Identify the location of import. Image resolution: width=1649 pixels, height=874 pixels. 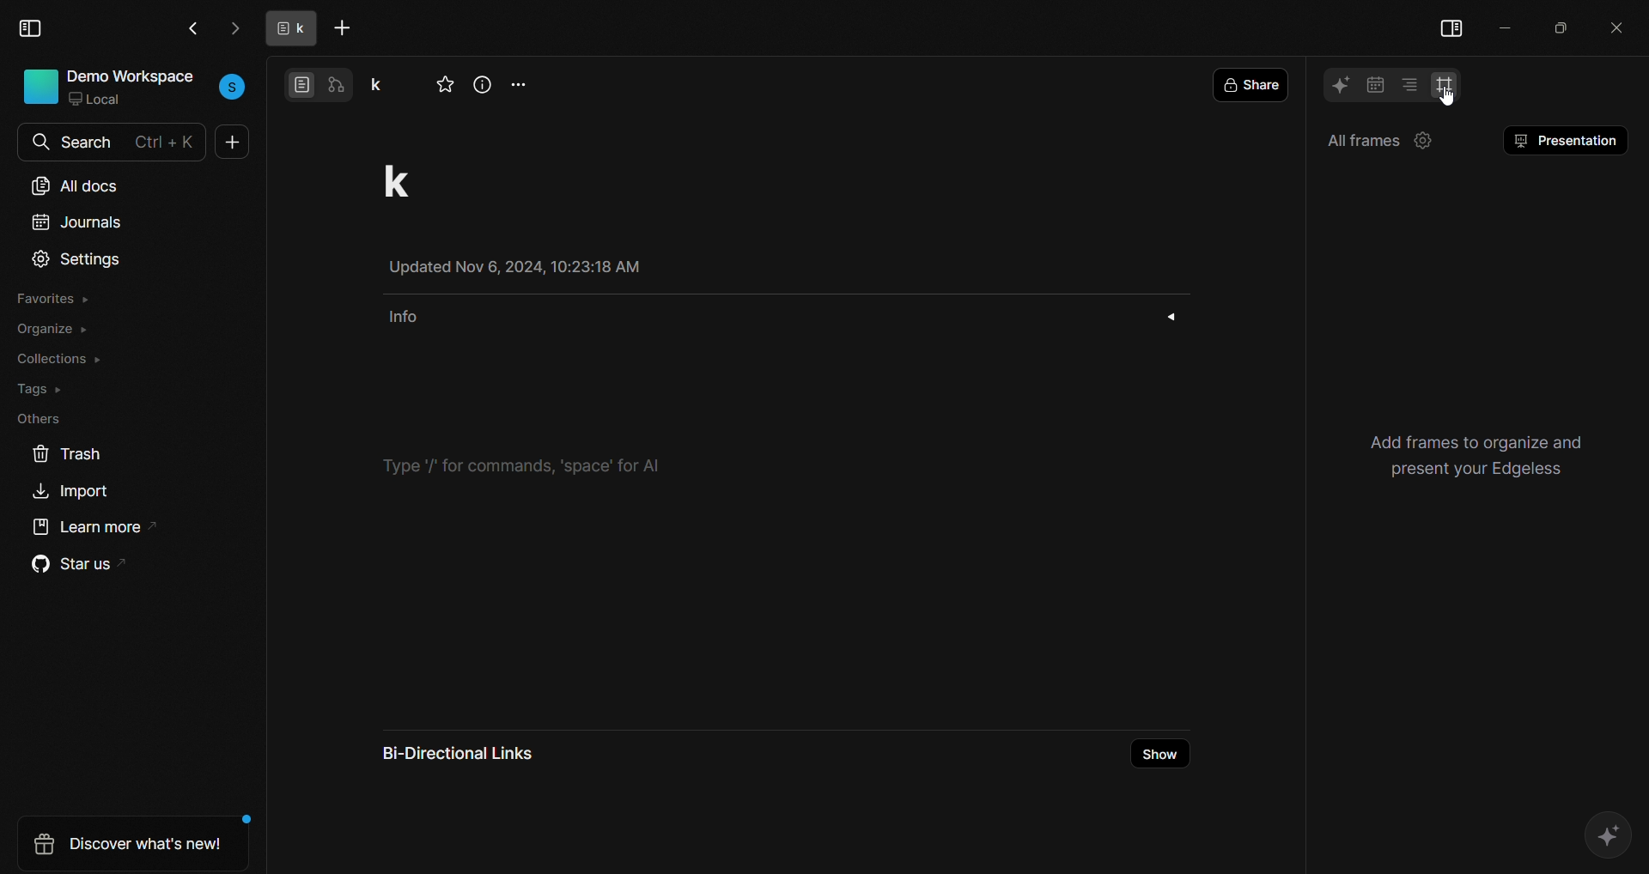
(76, 494).